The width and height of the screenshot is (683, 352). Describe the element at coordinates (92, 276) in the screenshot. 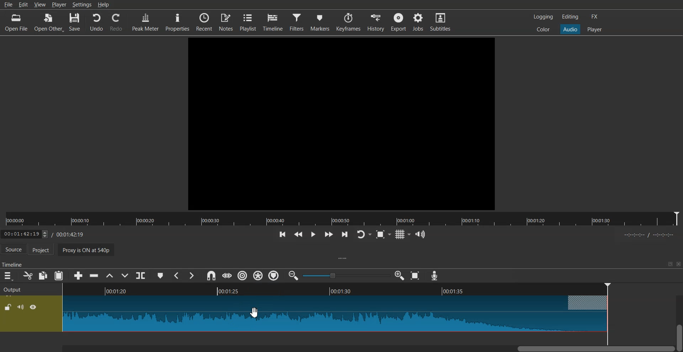

I see `Ripple Delete` at that location.